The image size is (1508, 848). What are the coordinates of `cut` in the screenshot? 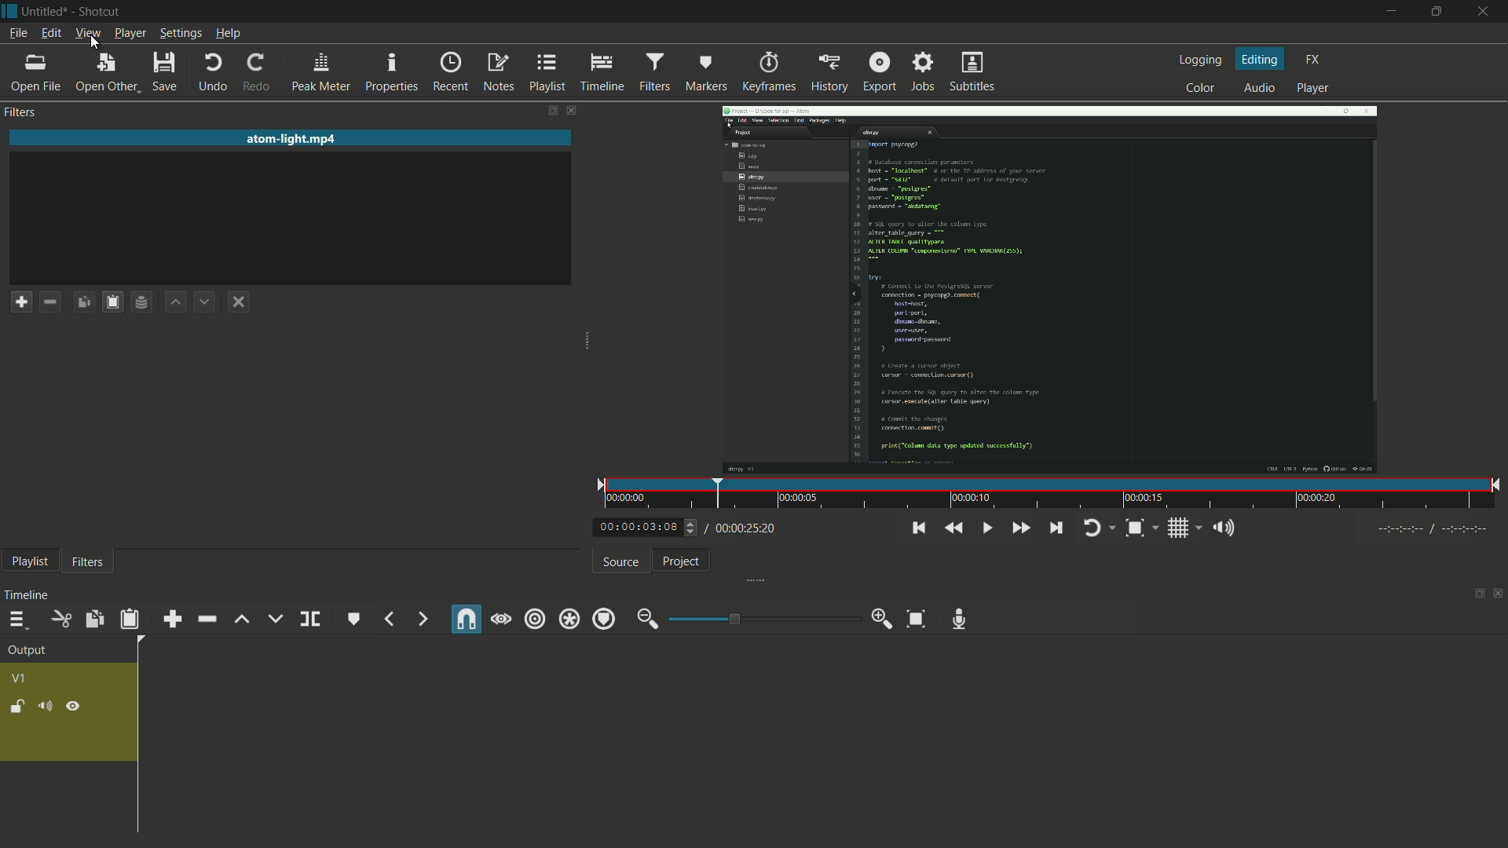 It's located at (62, 620).